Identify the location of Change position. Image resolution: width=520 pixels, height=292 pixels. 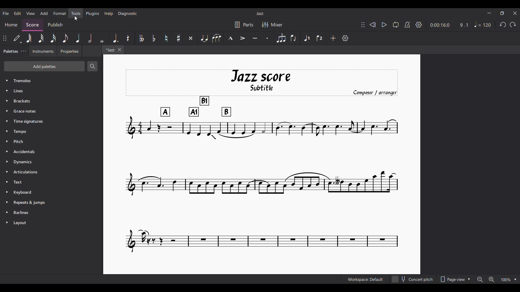
(363, 25).